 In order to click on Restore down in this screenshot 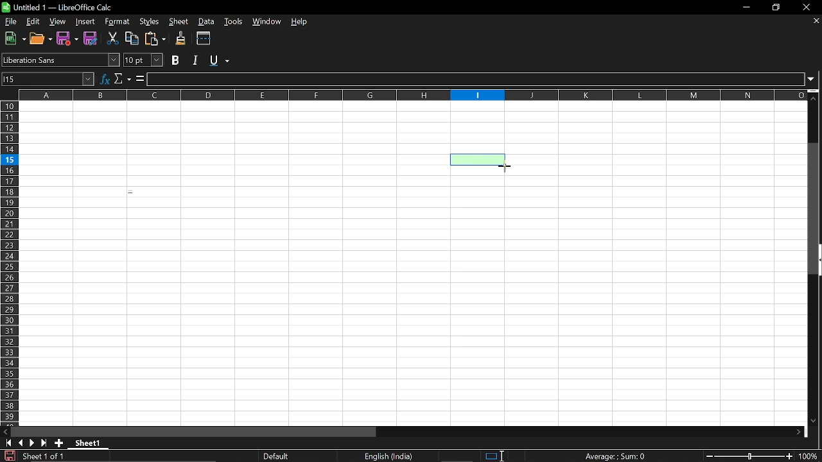, I will do `click(777, 7)`.